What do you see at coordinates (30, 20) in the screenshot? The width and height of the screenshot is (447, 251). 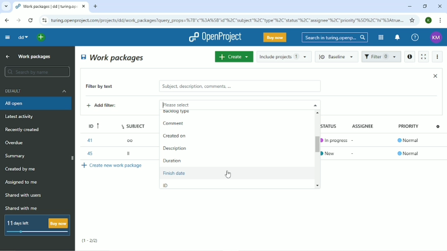 I see `Reload this page` at bounding box center [30, 20].